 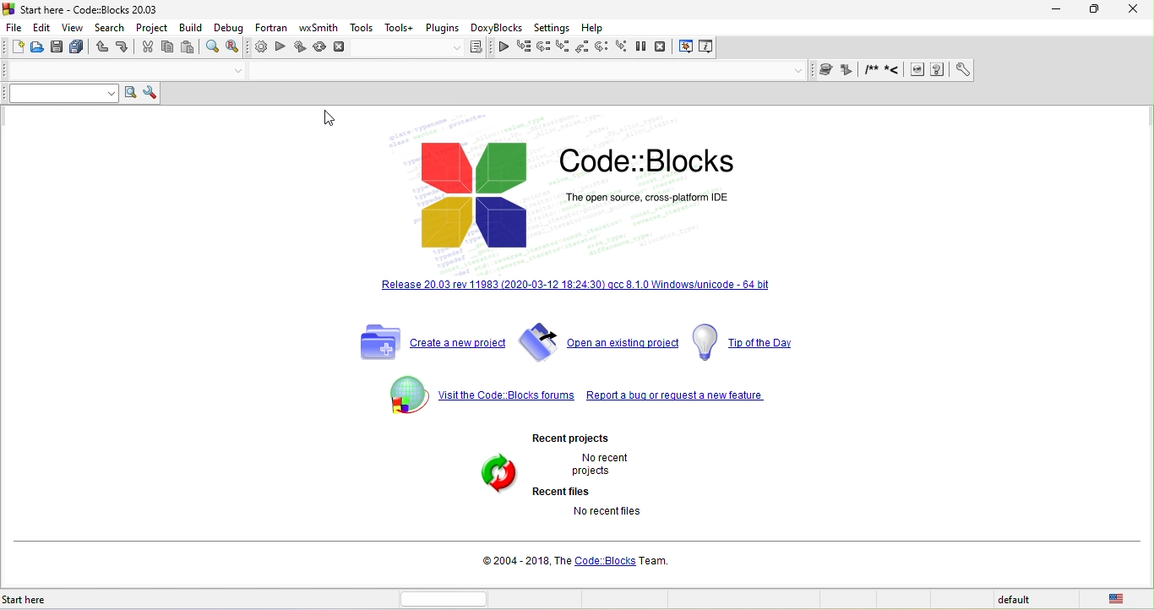 I want to click on recent projects, so click(x=574, y=438).